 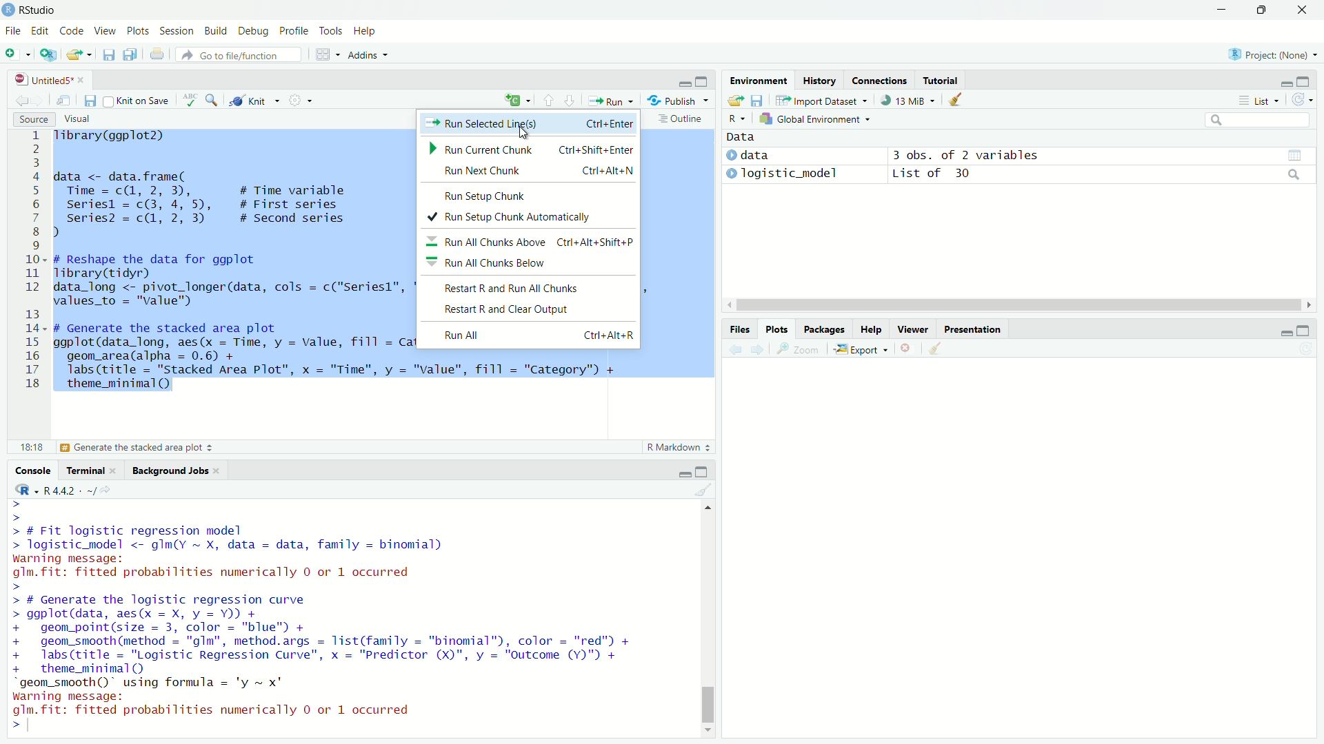 What do you see at coordinates (70, 30) in the screenshot?
I see `Code` at bounding box center [70, 30].